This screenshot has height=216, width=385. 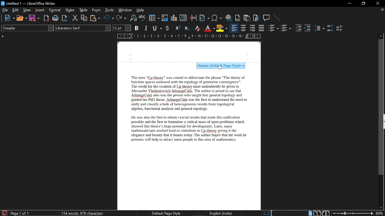 What do you see at coordinates (109, 10) in the screenshot?
I see `Tools` at bounding box center [109, 10].